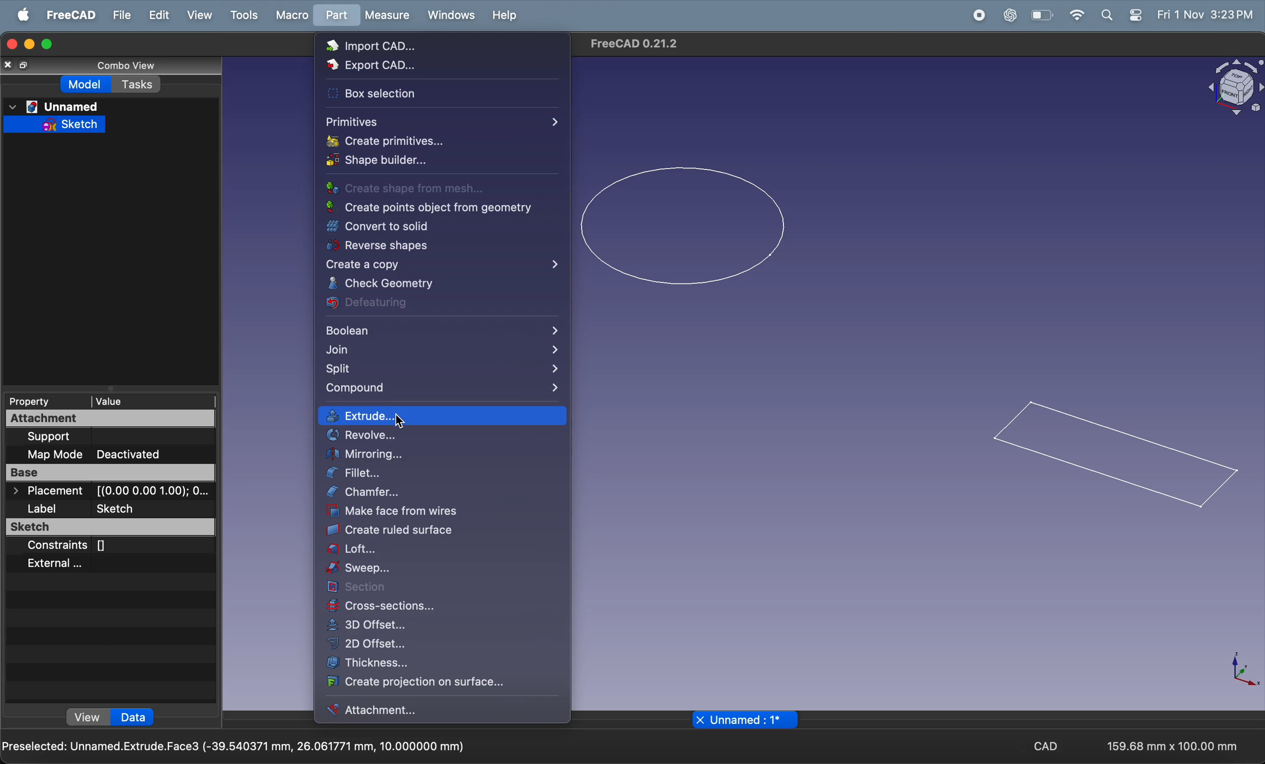  Describe the element at coordinates (430, 206) in the screenshot. I see `Create object from geometry` at that location.